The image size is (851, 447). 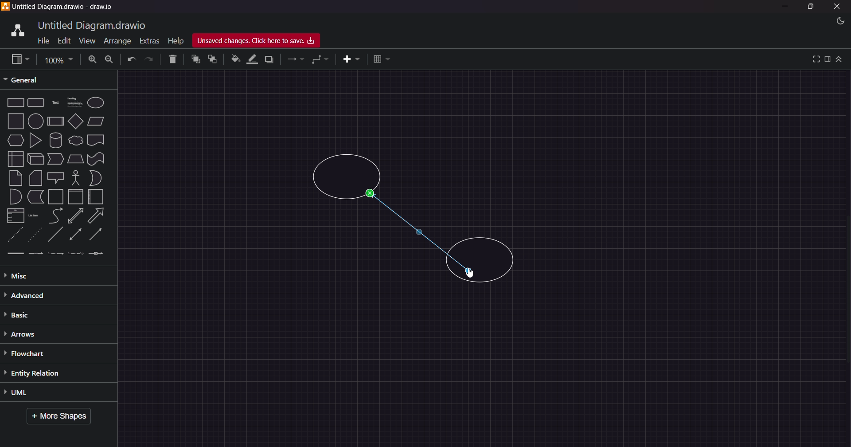 I want to click on Close, so click(x=838, y=7).